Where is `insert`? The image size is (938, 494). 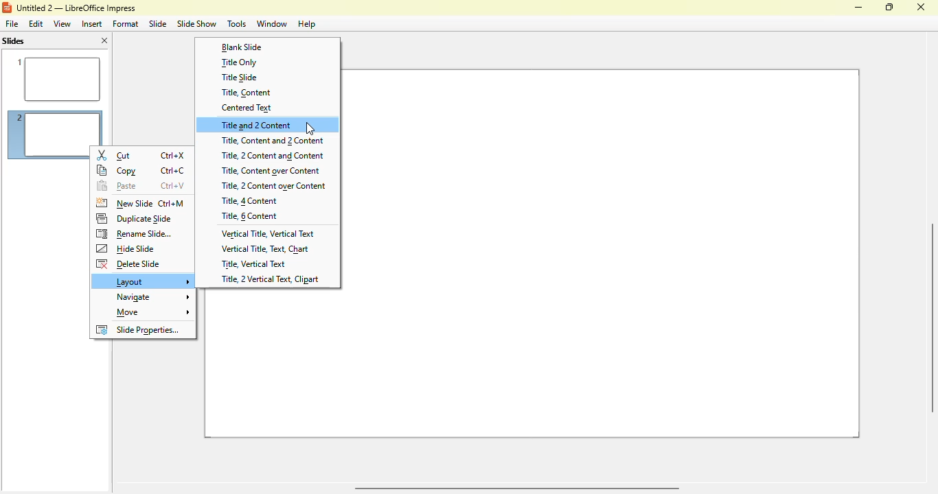 insert is located at coordinates (91, 24).